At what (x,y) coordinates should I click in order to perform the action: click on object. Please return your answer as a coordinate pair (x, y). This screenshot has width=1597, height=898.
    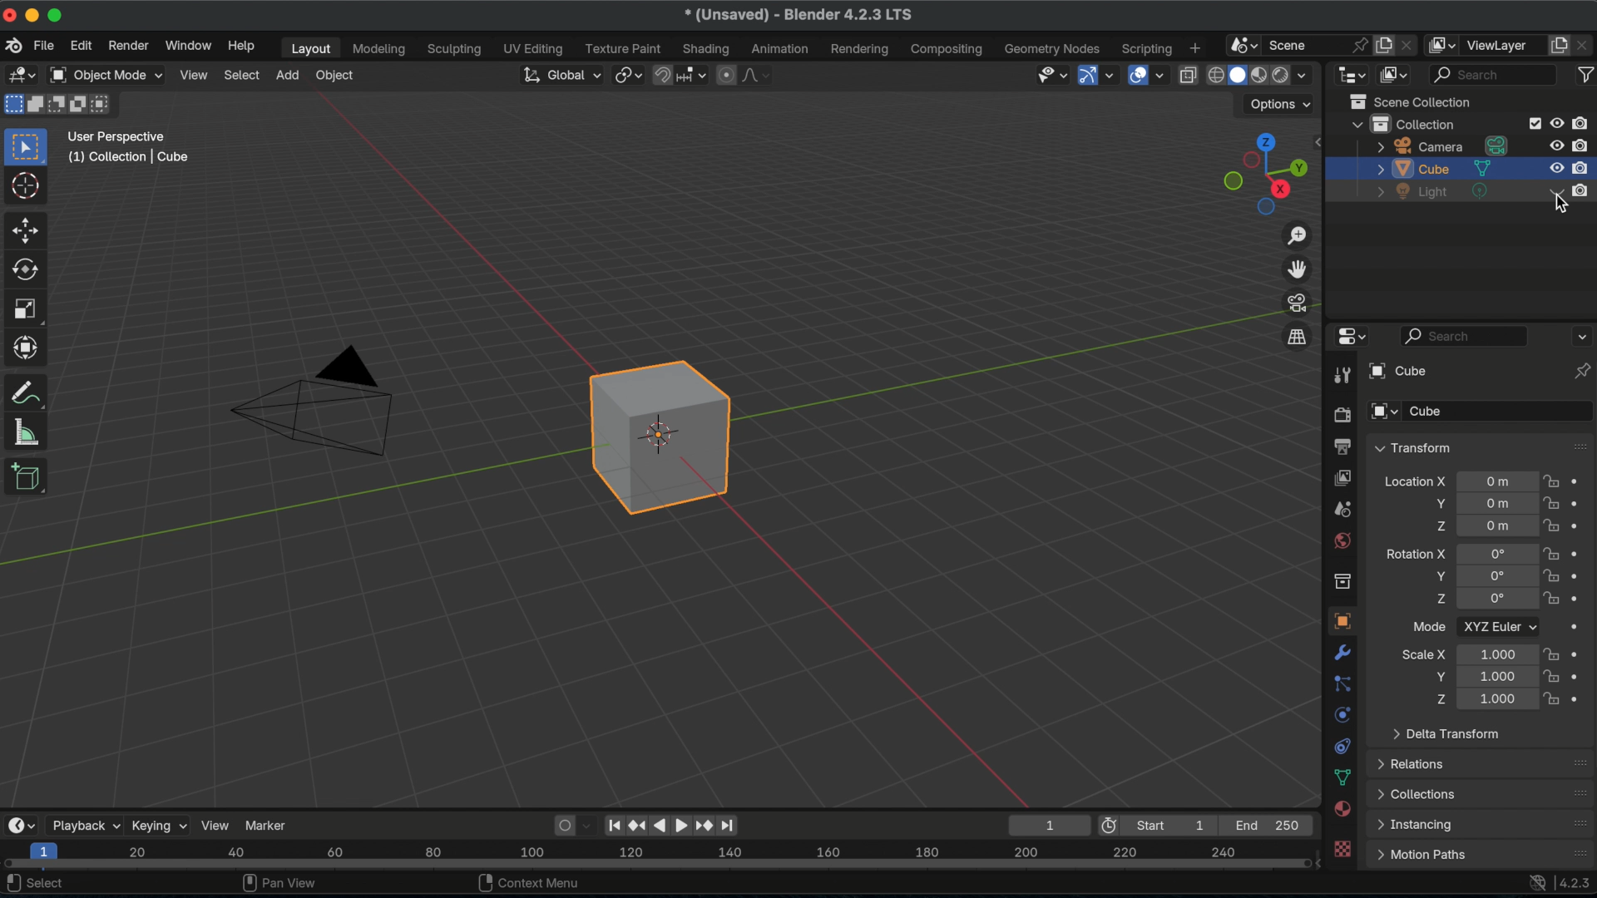
    Looking at the image, I should click on (1340, 621).